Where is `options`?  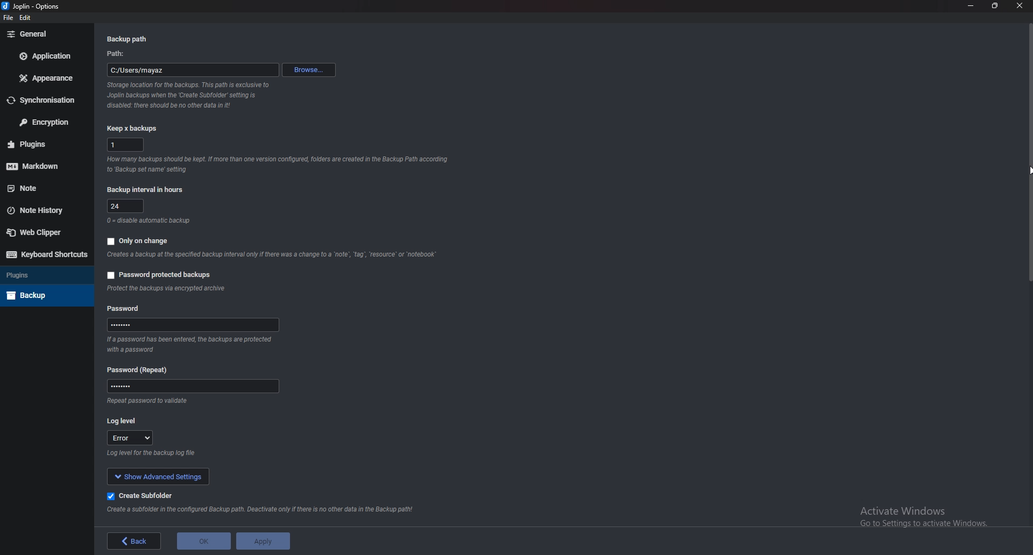 options is located at coordinates (49, 6).